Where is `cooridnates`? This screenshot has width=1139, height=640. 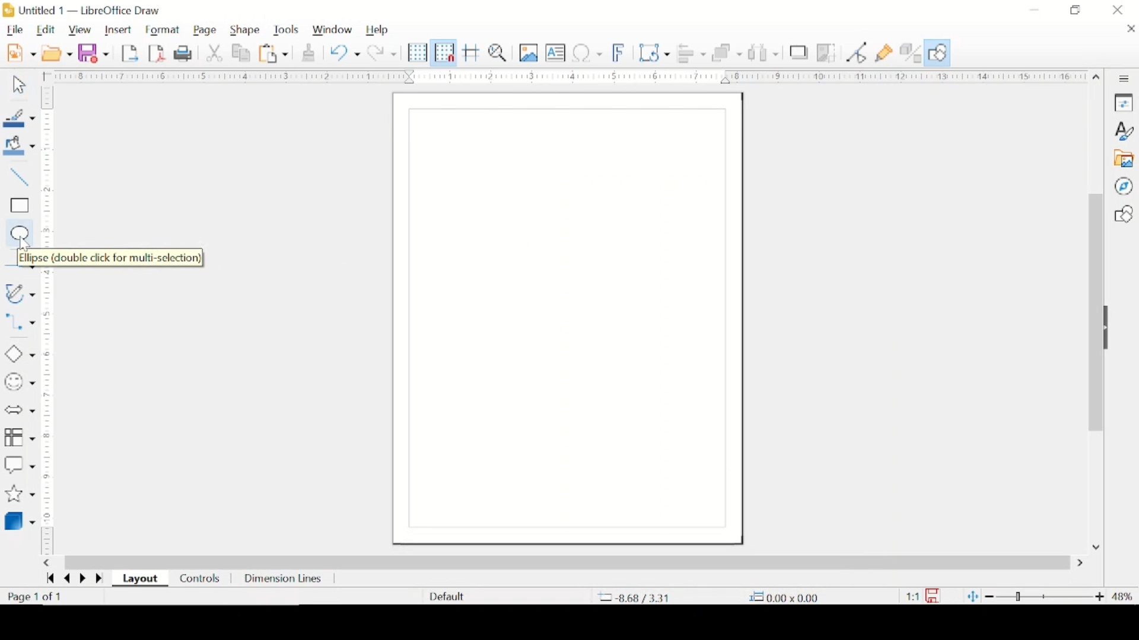
cooridnates is located at coordinates (637, 597).